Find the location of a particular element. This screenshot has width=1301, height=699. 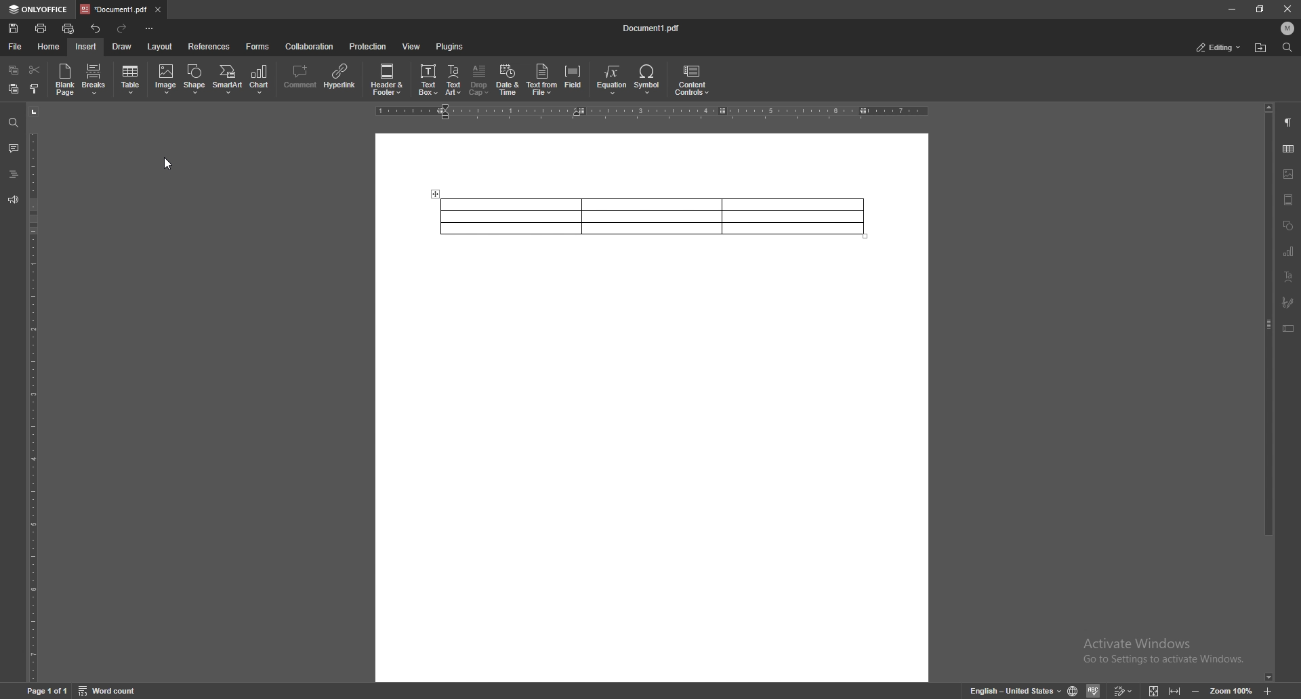

text box is located at coordinates (1289, 329).